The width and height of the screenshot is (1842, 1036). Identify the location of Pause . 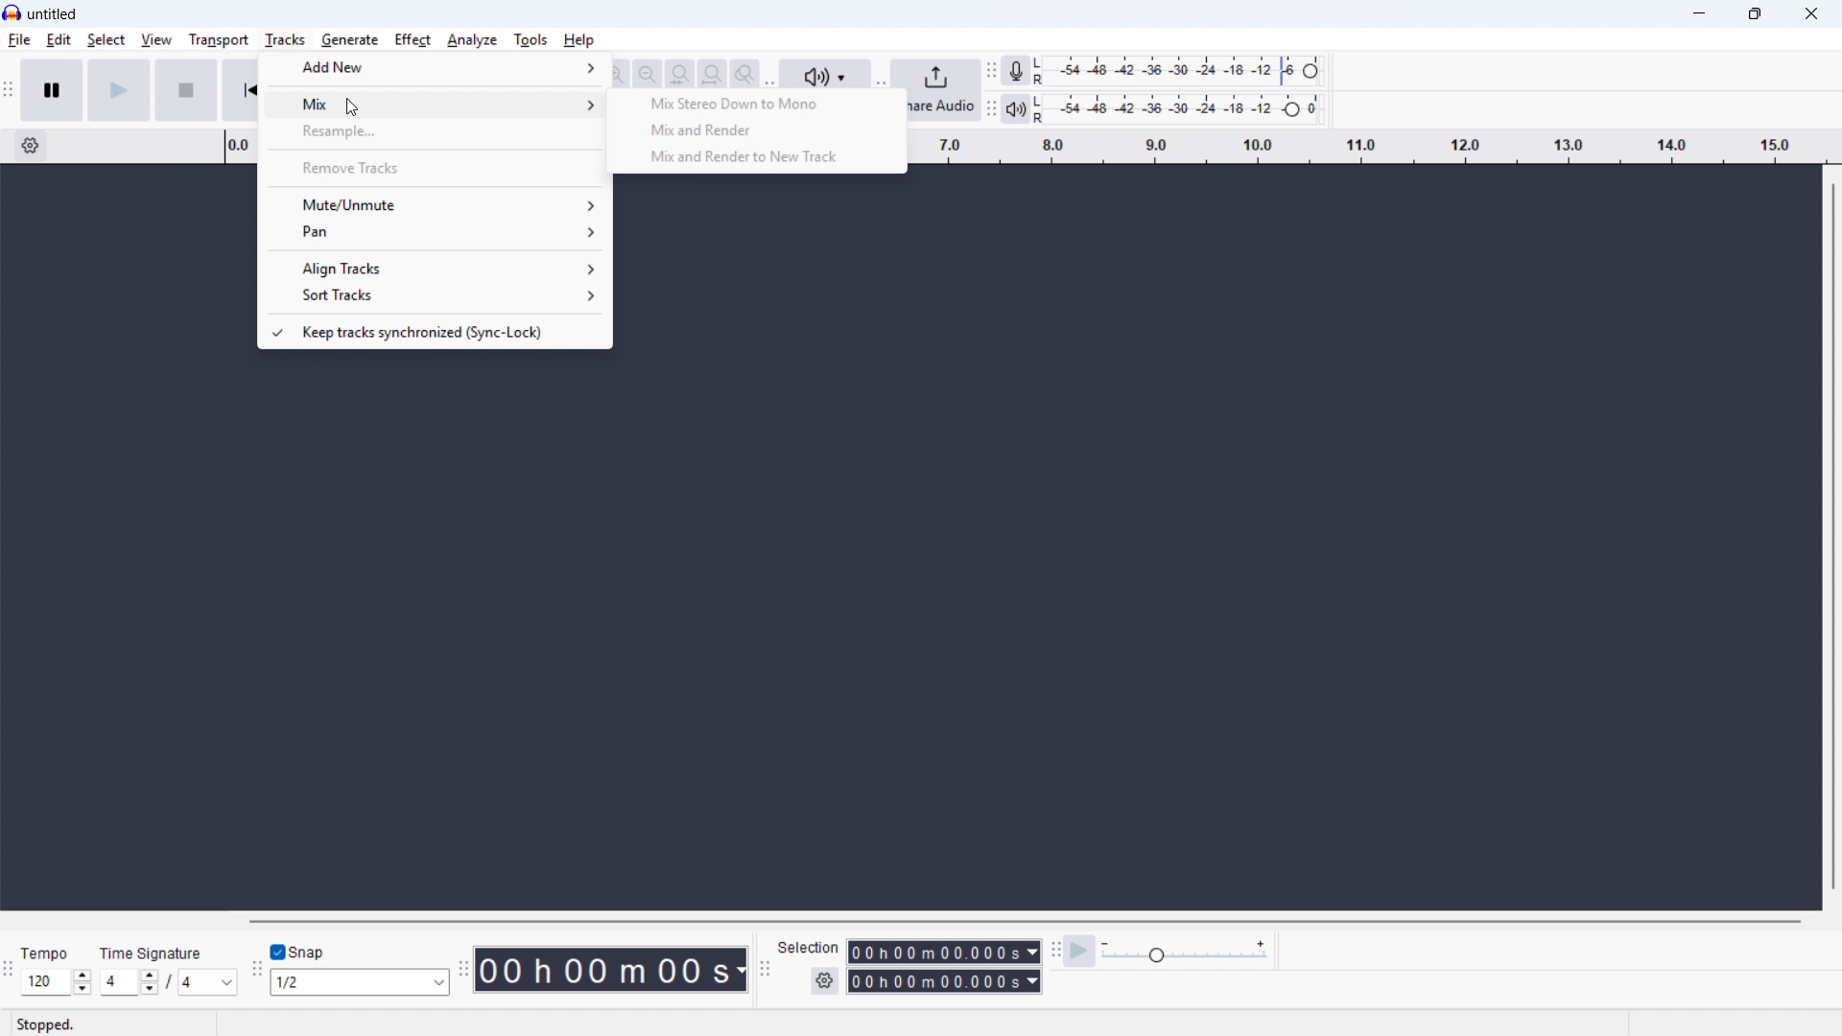
(53, 90).